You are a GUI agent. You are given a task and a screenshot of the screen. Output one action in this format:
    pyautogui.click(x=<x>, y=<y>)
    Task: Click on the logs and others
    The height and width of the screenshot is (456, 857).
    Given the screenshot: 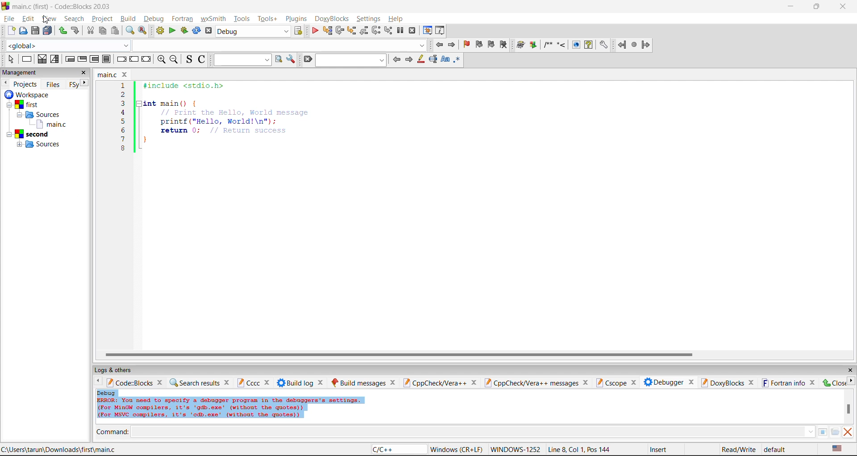 What is the action you would take?
    pyautogui.click(x=117, y=370)
    